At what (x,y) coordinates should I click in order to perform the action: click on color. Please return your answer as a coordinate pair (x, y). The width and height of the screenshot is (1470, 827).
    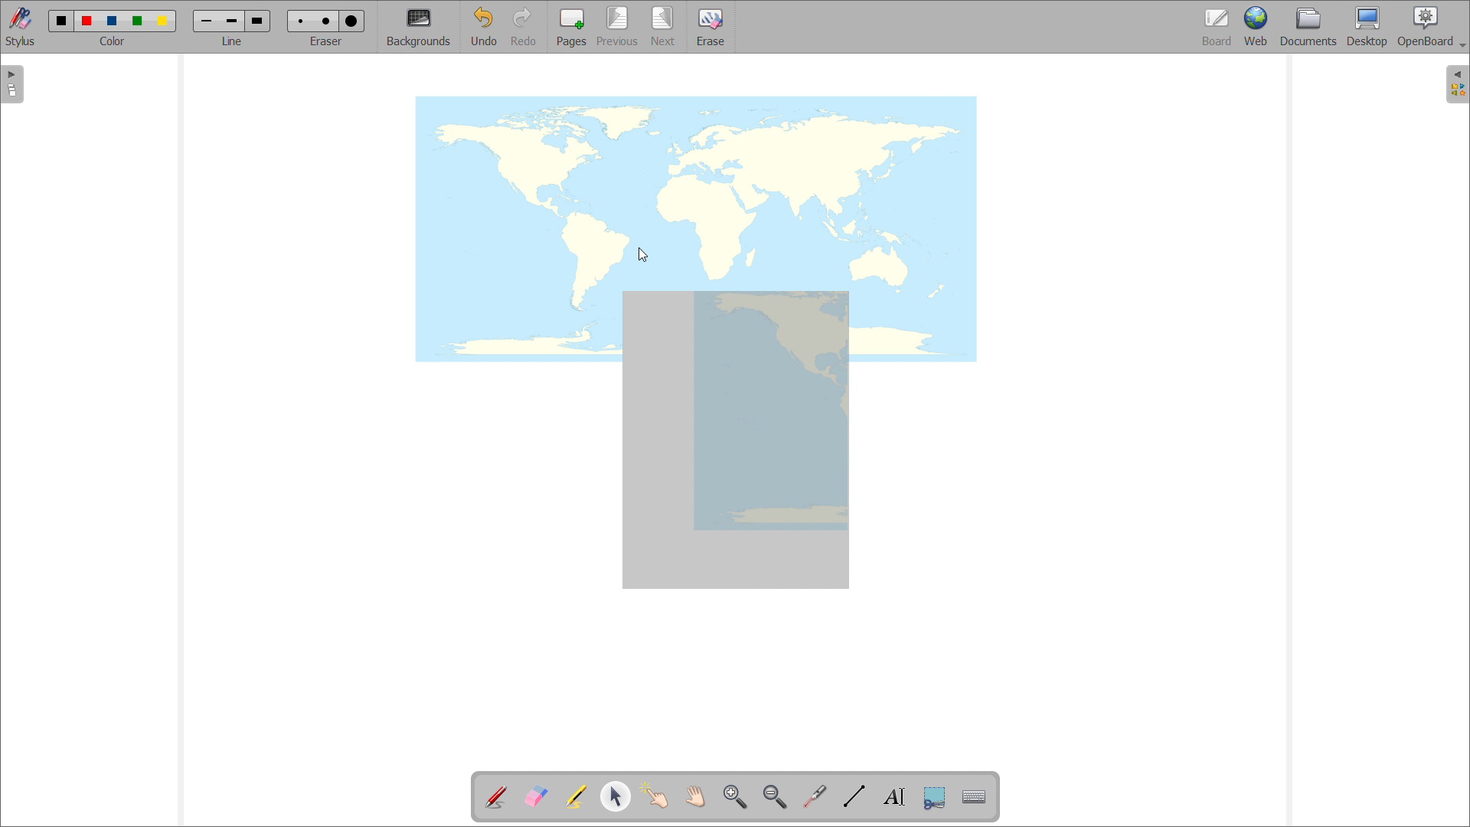
    Looking at the image, I should click on (112, 41).